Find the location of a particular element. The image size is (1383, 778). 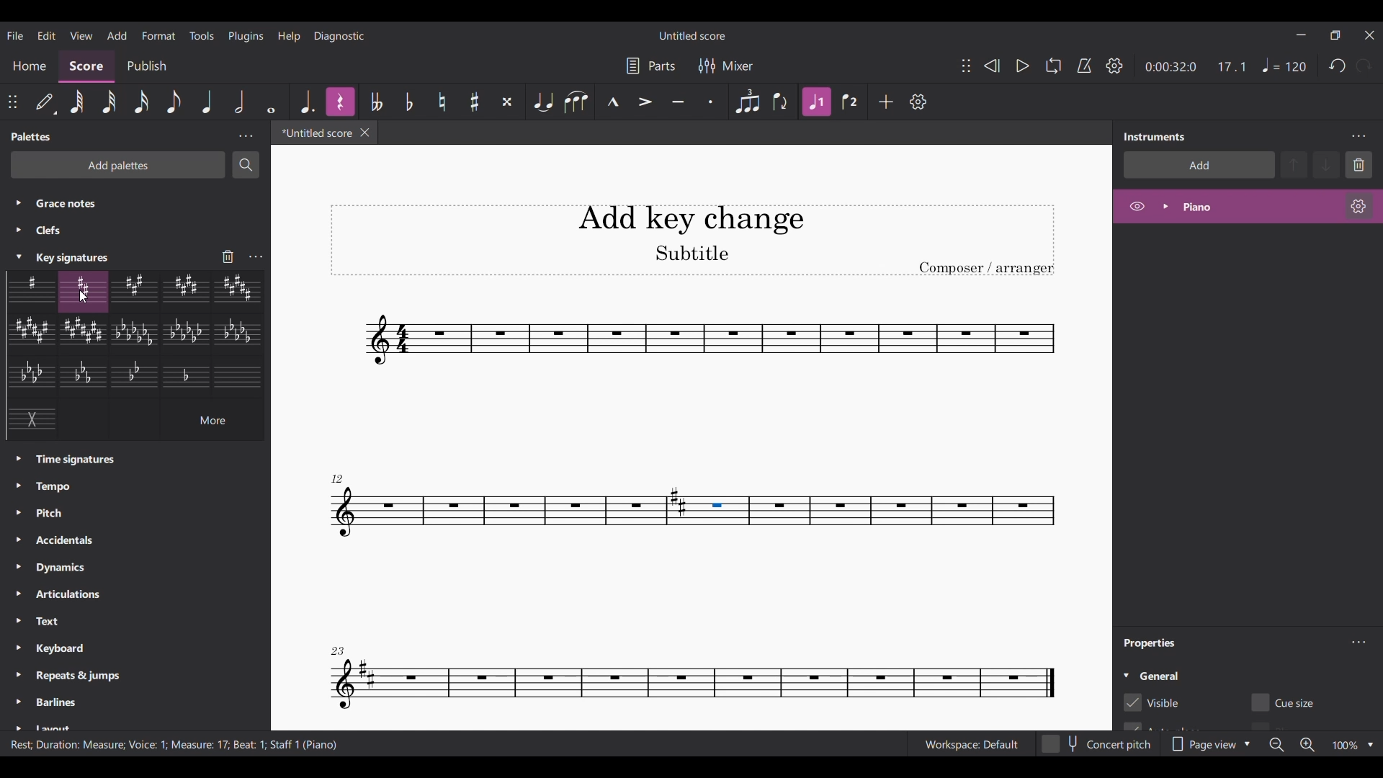

Redo is located at coordinates (1364, 66).